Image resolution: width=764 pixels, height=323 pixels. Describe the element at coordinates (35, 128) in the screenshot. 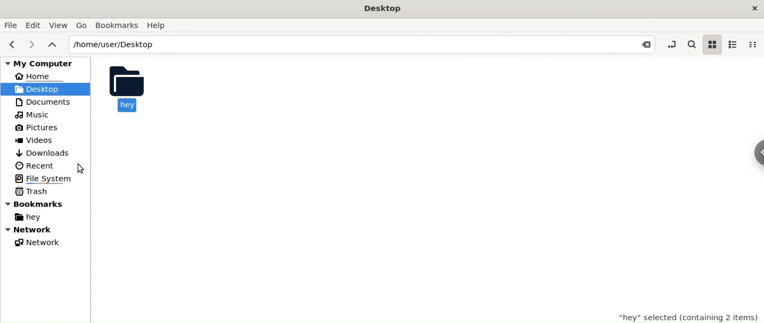

I see `Pictures` at that location.